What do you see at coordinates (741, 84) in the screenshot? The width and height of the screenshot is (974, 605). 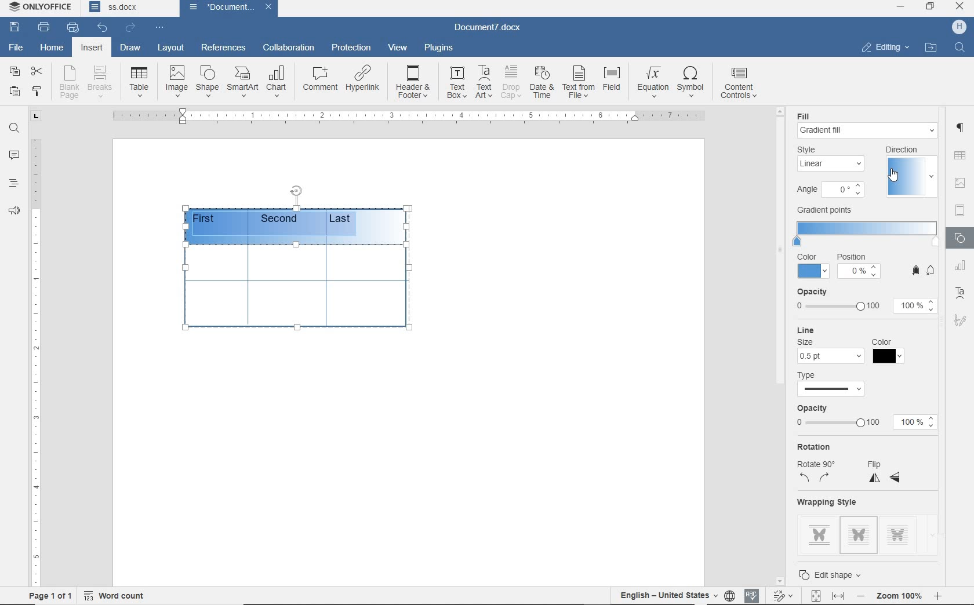 I see `content controls` at bounding box center [741, 84].